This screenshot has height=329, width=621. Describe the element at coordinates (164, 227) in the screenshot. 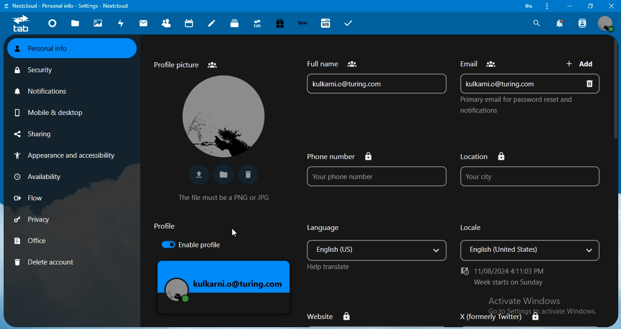

I see `Profile` at that location.